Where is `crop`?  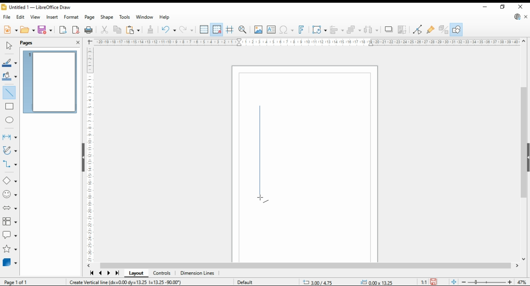
crop is located at coordinates (402, 29).